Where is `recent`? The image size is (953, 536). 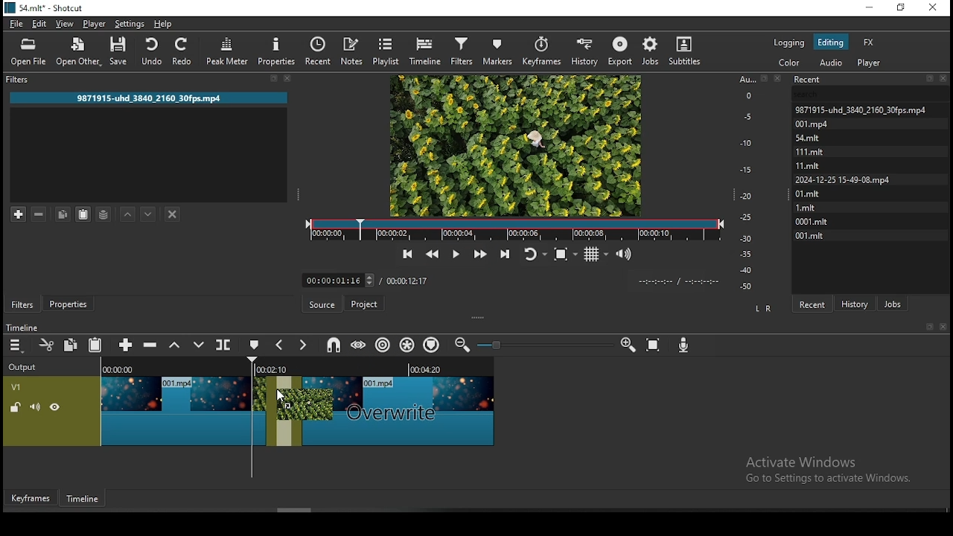 recent is located at coordinates (811, 304).